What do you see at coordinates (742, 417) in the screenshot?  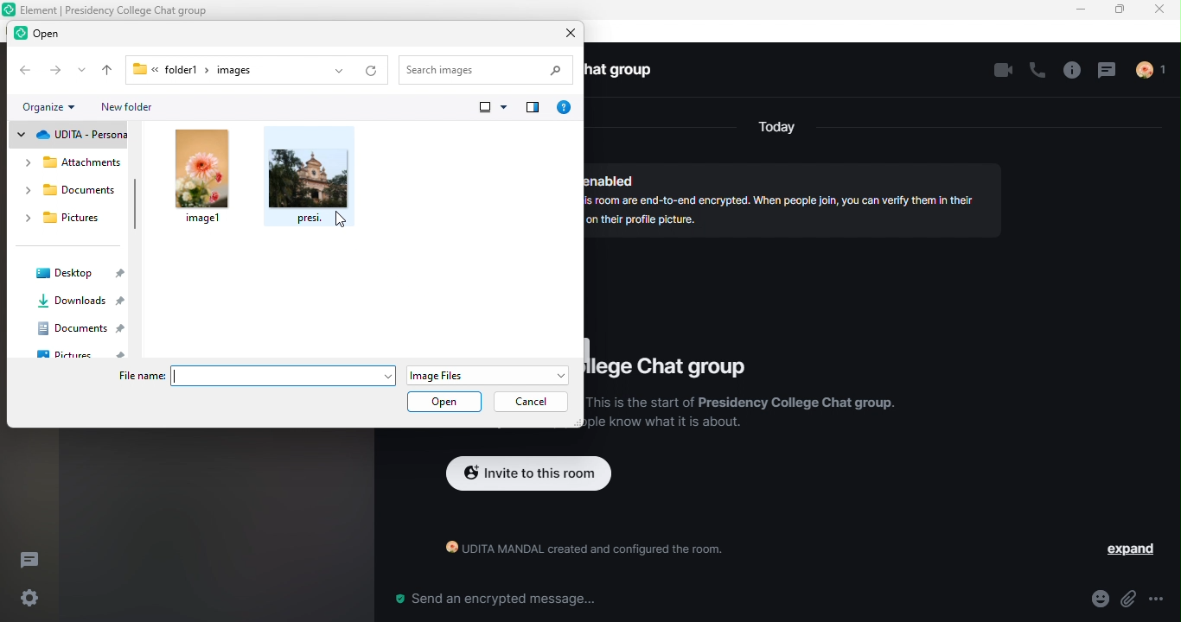 I see `You created this room. This is the start of Presidency College of Chat group.` at bounding box center [742, 417].